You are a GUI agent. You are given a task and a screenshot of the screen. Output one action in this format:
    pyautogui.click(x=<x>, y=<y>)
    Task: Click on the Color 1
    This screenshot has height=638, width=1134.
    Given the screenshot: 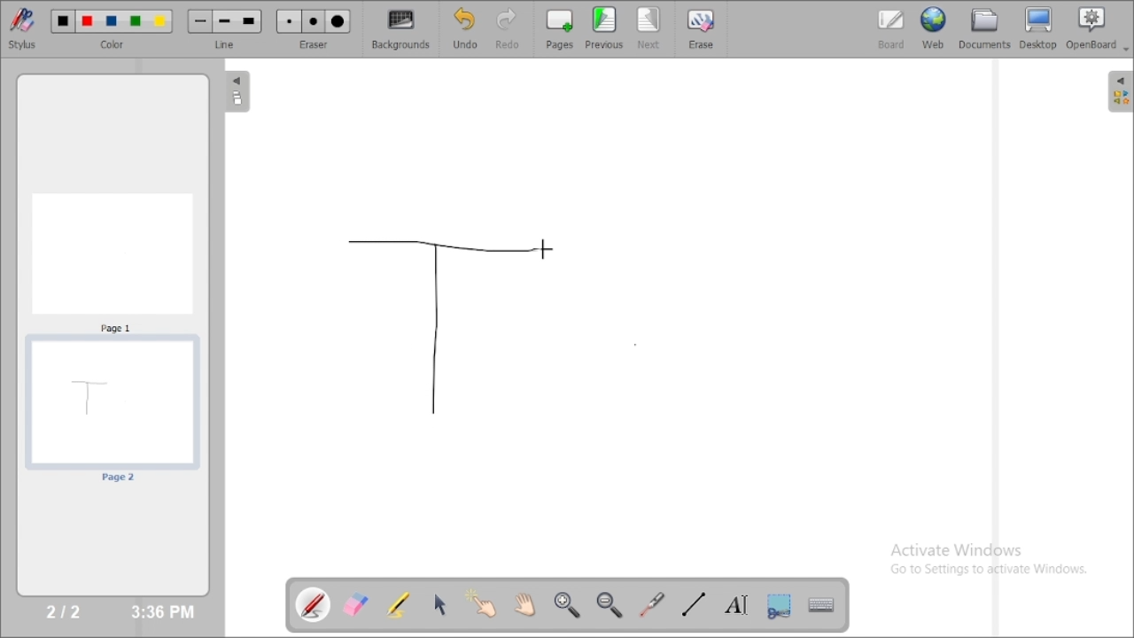 What is the action you would take?
    pyautogui.click(x=64, y=22)
    